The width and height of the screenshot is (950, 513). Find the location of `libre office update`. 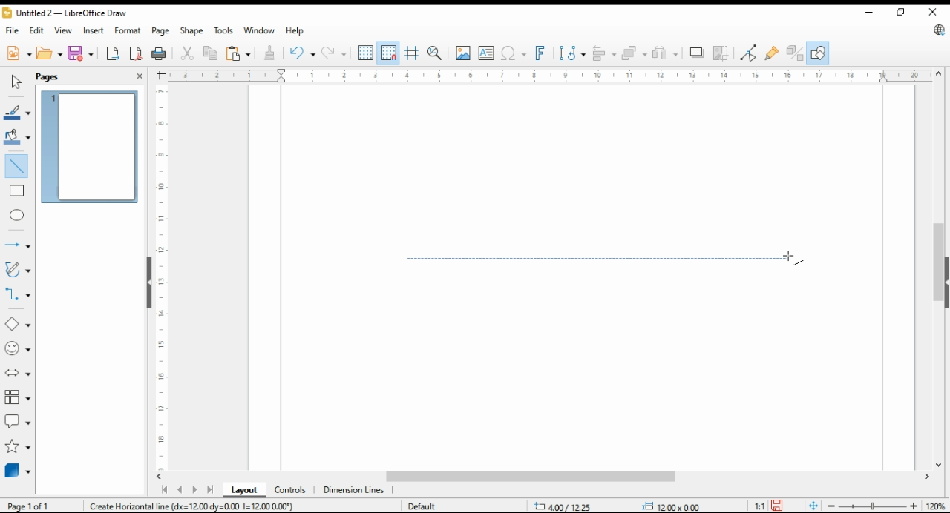

libre office update is located at coordinates (938, 30).